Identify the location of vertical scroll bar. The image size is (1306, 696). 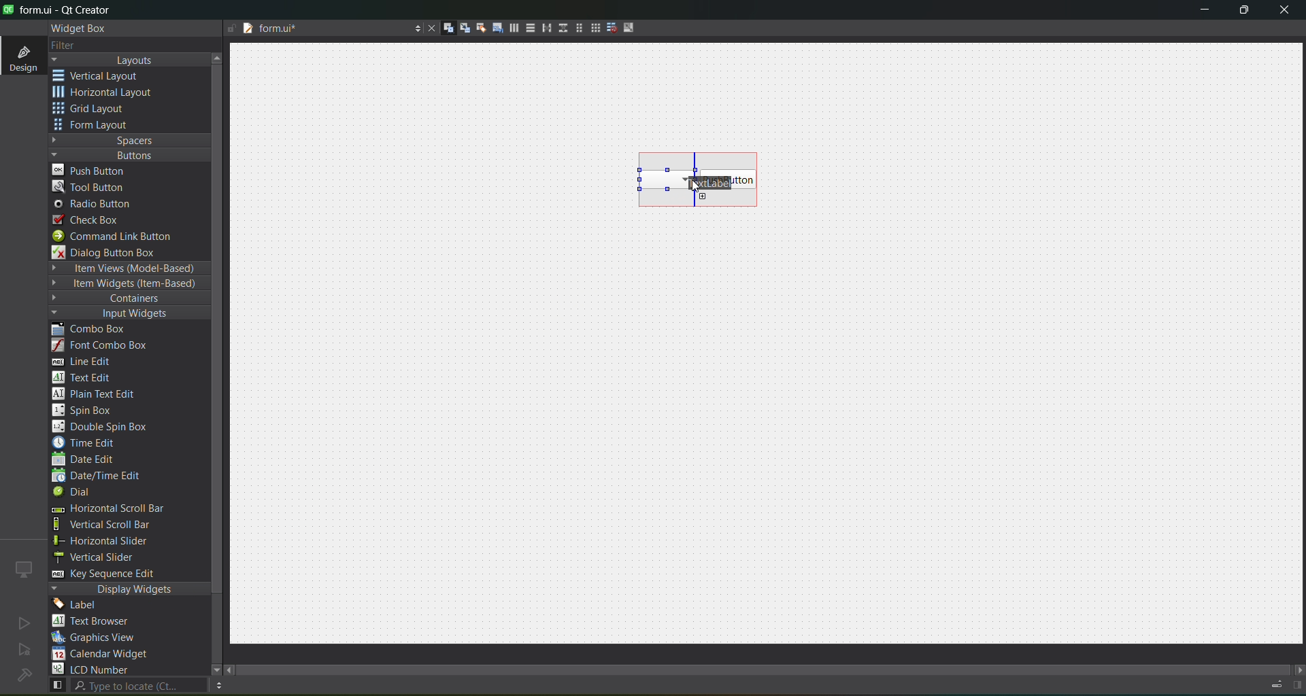
(117, 525).